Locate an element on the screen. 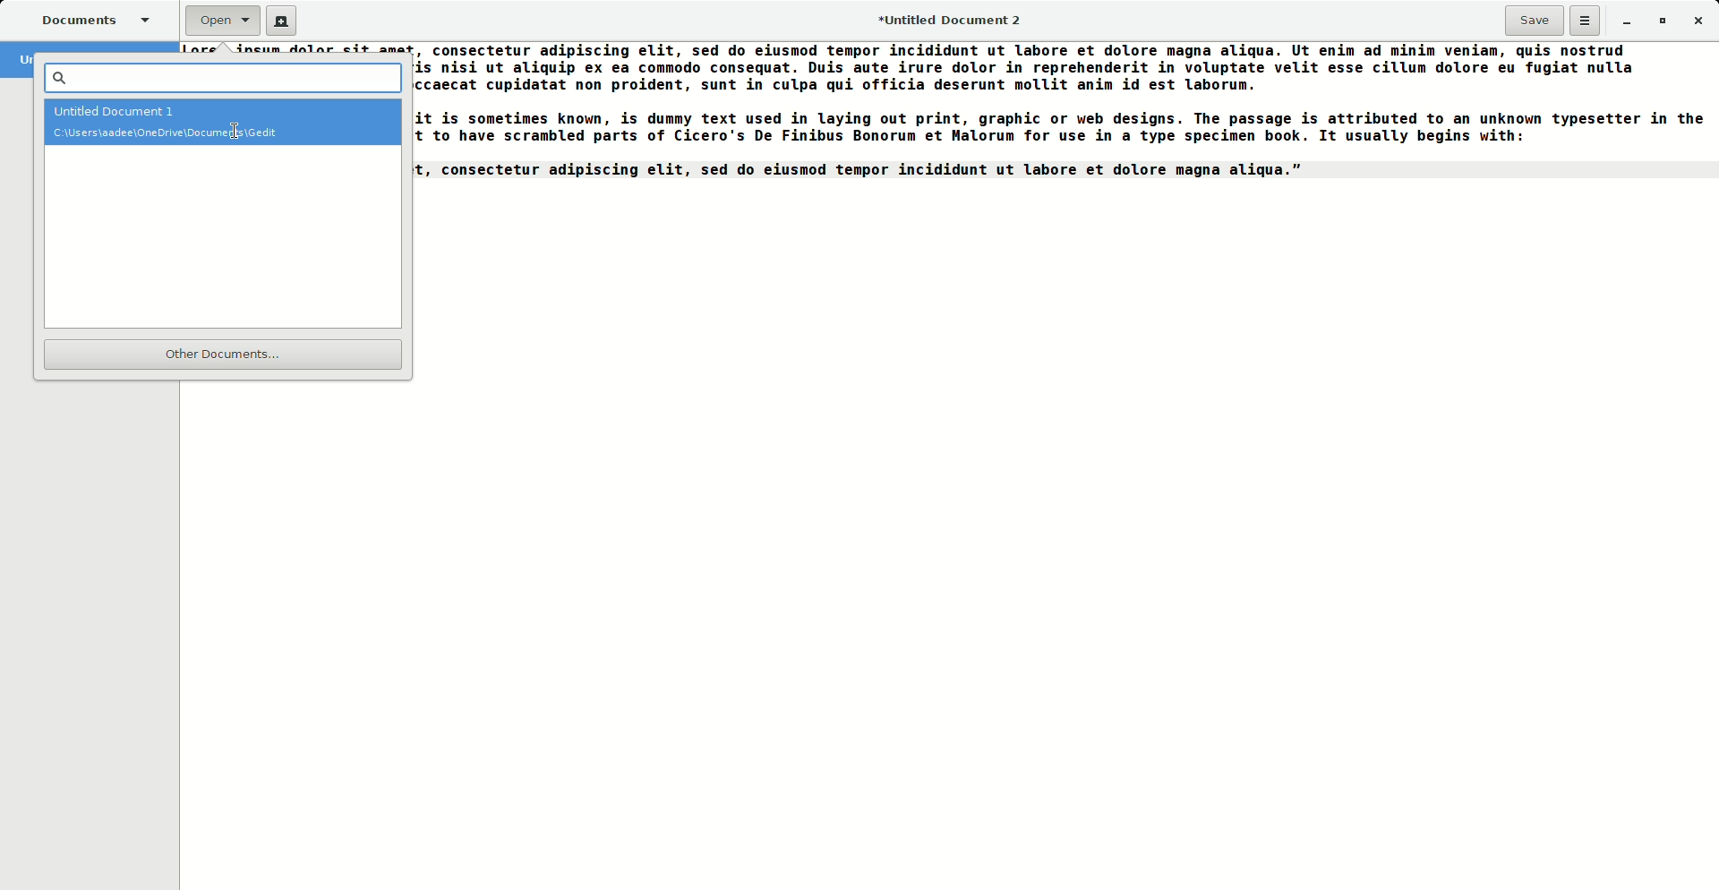 The width and height of the screenshot is (1719, 890). Paragraphs is located at coordinates (298, 49).